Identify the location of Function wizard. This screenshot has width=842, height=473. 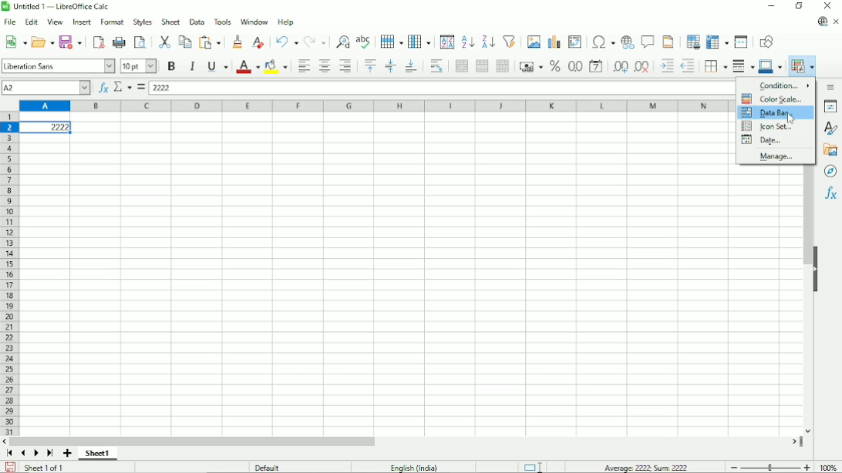
(103, 88).